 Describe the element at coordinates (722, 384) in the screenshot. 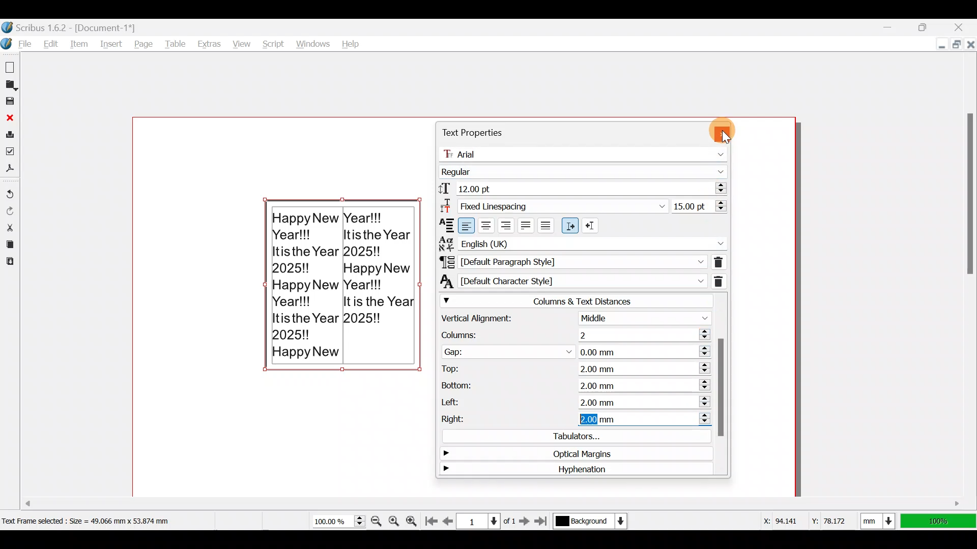

I see `Scroll bar` at that location.